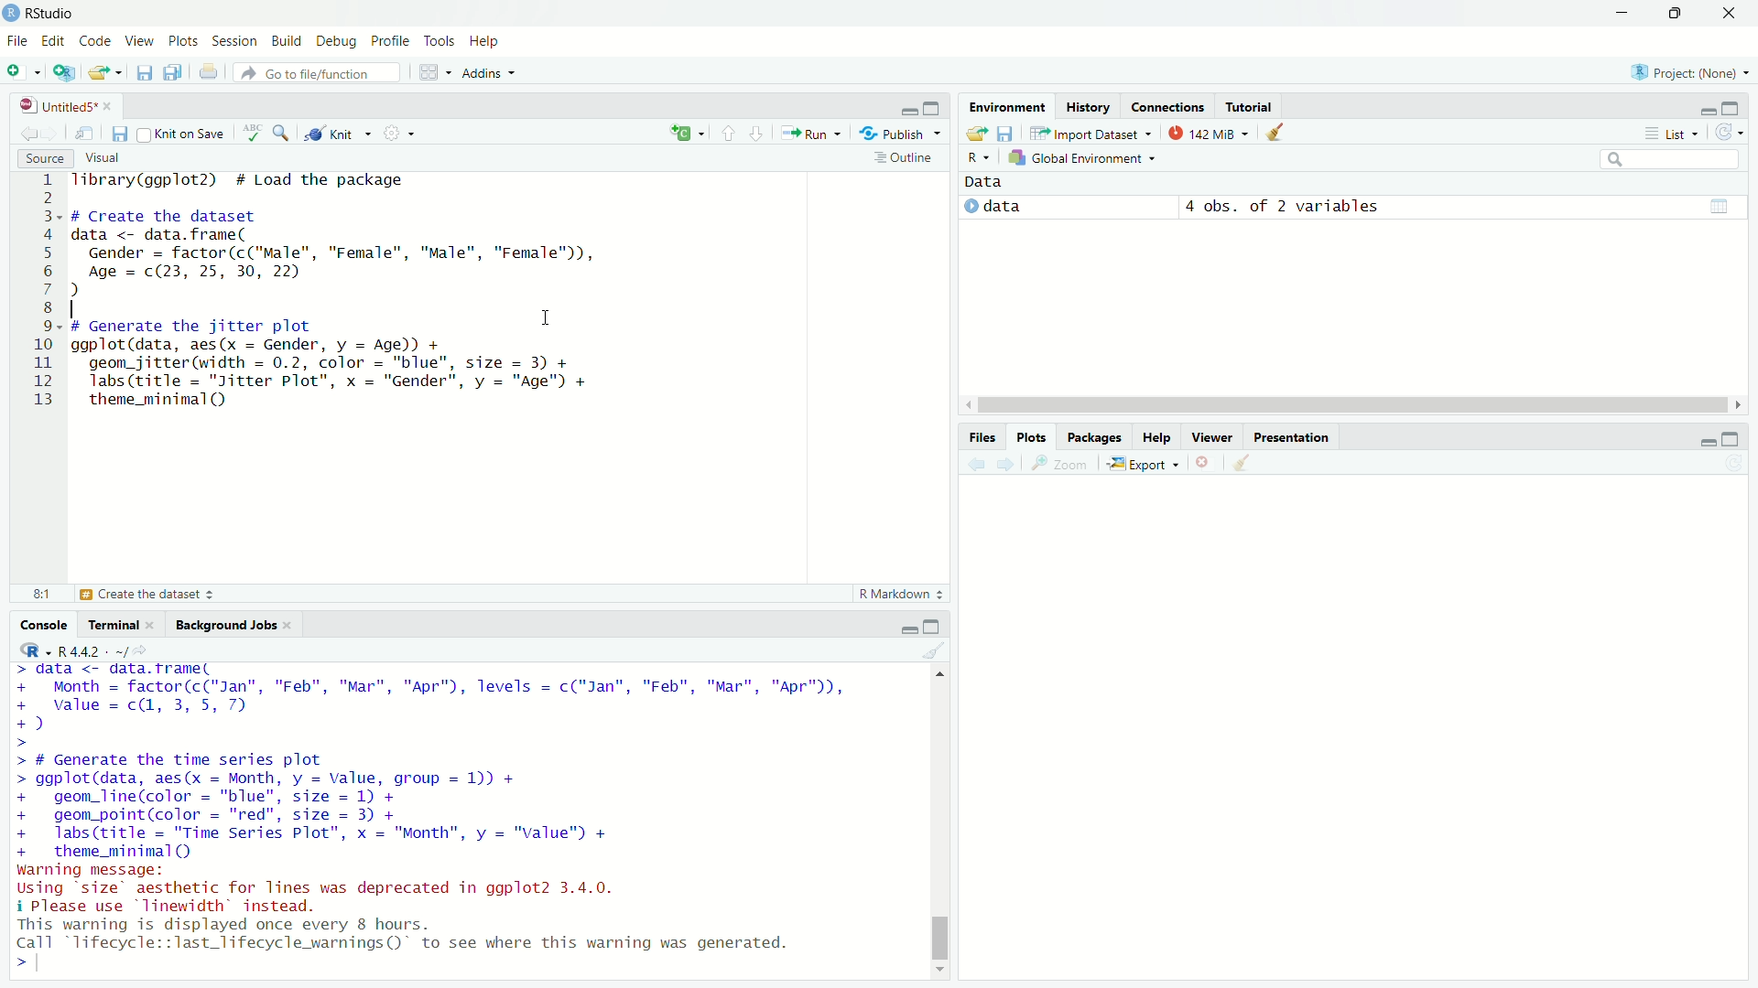 The height and width of the screenshot is (988, 1758). What do you see at coordinates (997, 180) in the screenshot?
I see `data` at bounding box center [997, 180].